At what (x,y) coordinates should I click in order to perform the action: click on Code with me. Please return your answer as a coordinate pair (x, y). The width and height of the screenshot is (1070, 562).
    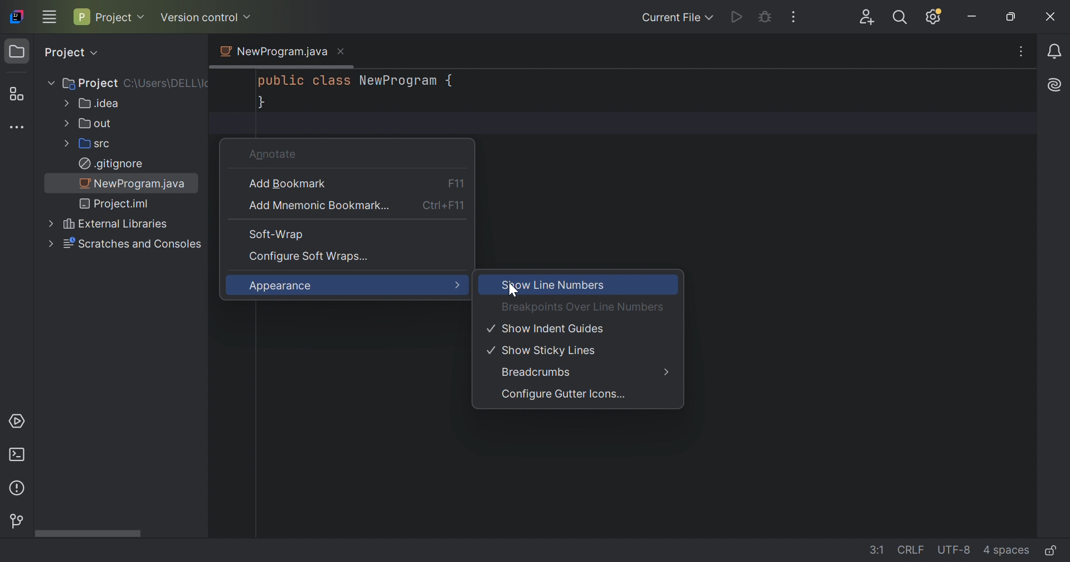
    Looking at the image, I should click on (867, 18).